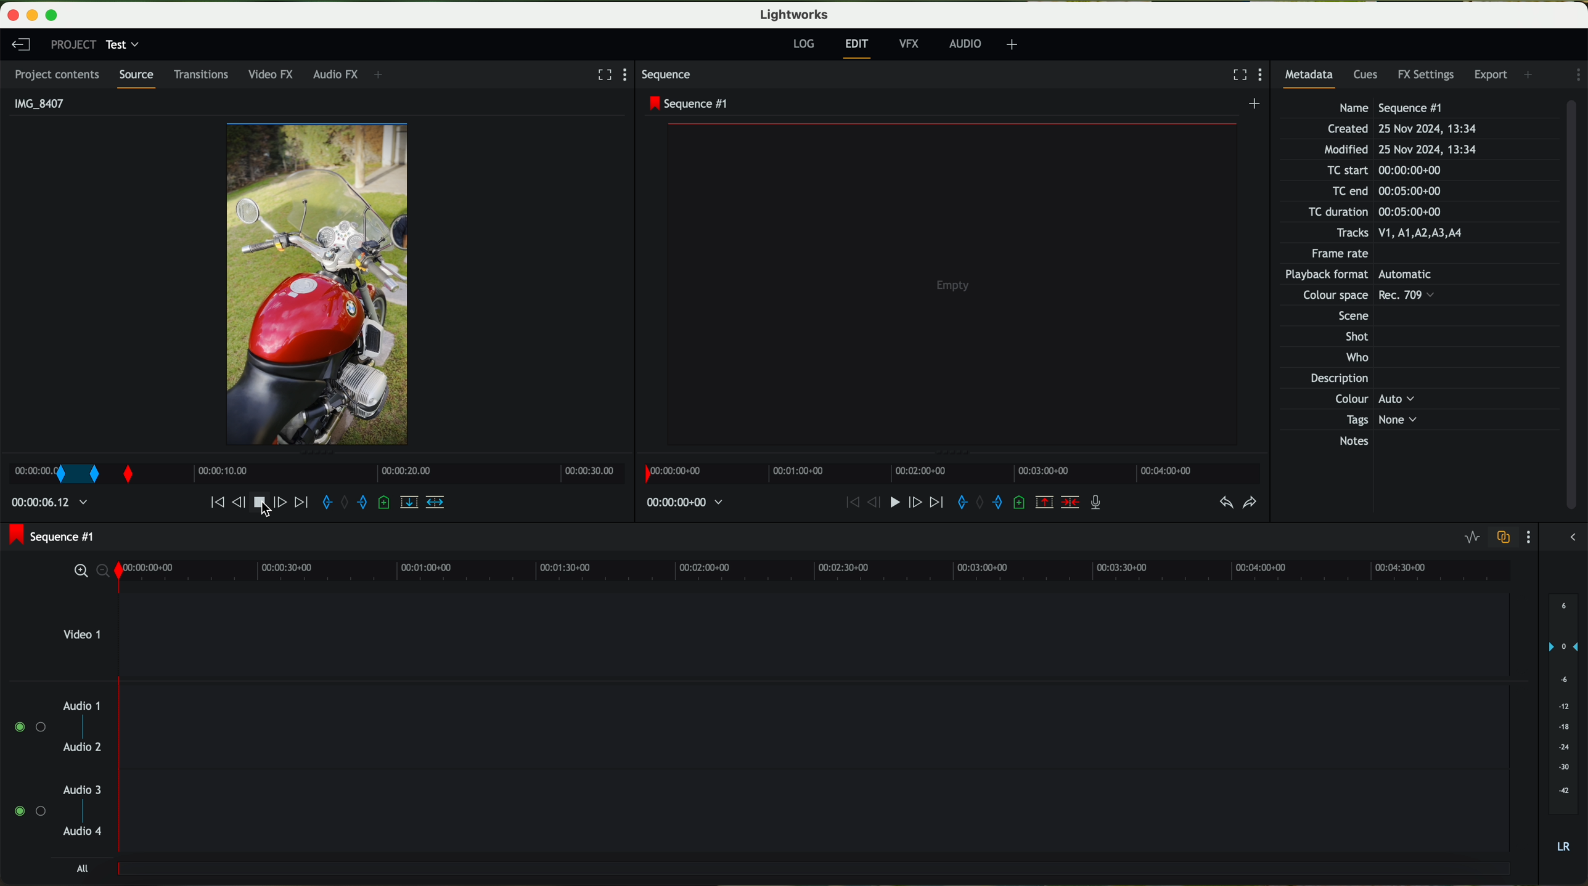 The image size is (1588, 886). What do you see at coordinates (1353, 380) in the screenshot?
I see `Description` at bounding box center [1353, 380].